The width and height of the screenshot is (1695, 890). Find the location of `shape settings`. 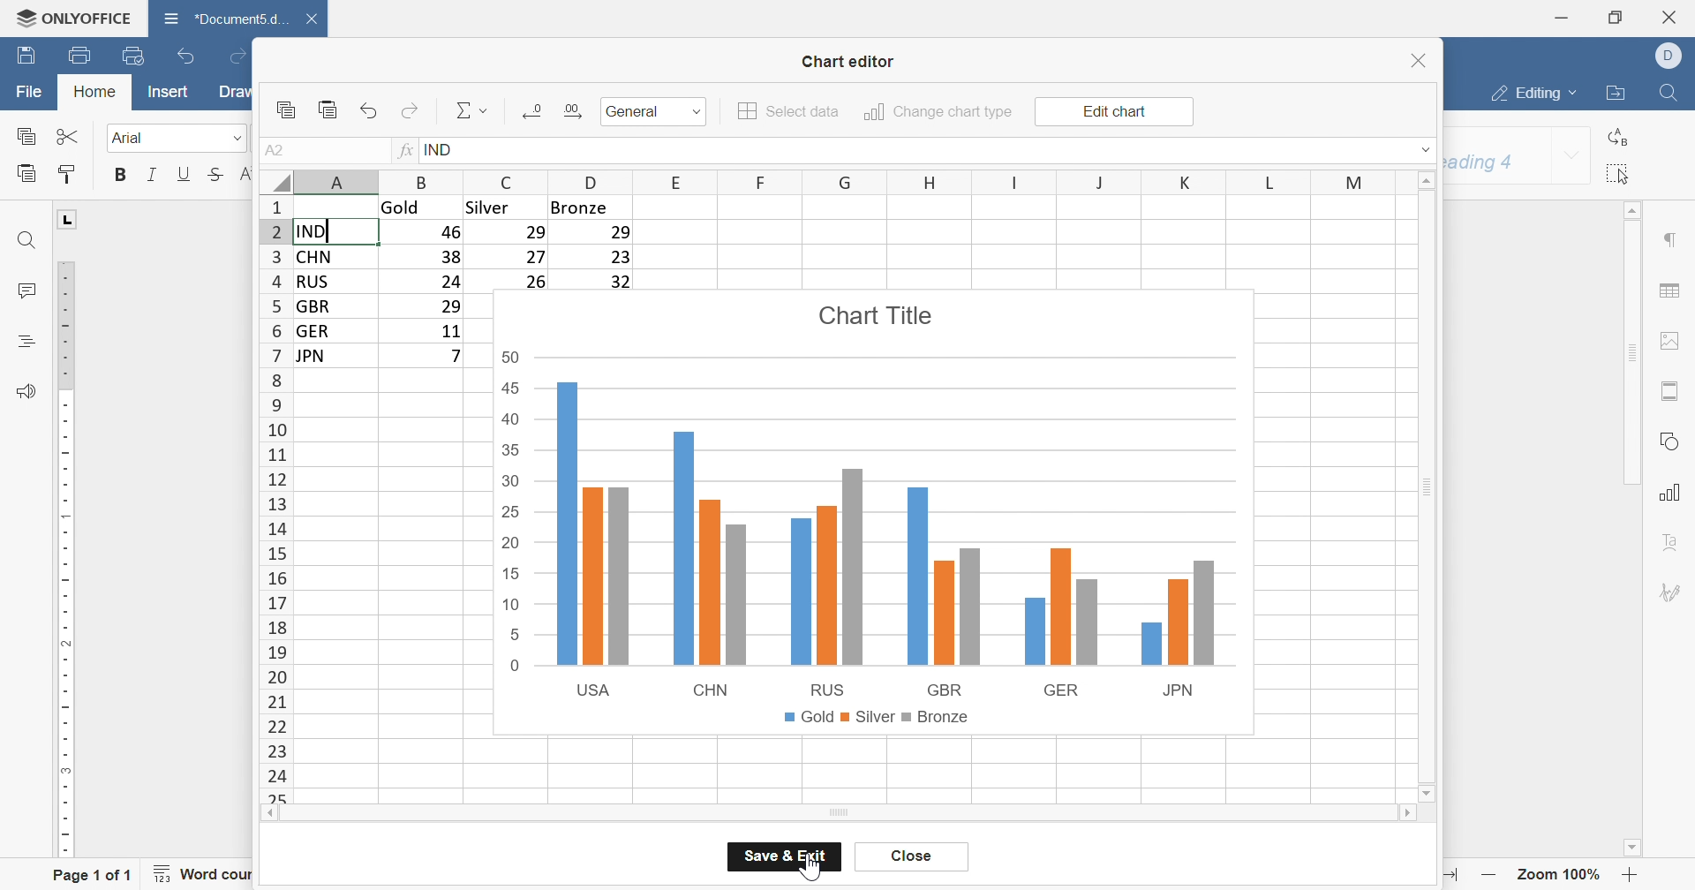

shape settings is located at coordinates (1669, 441).